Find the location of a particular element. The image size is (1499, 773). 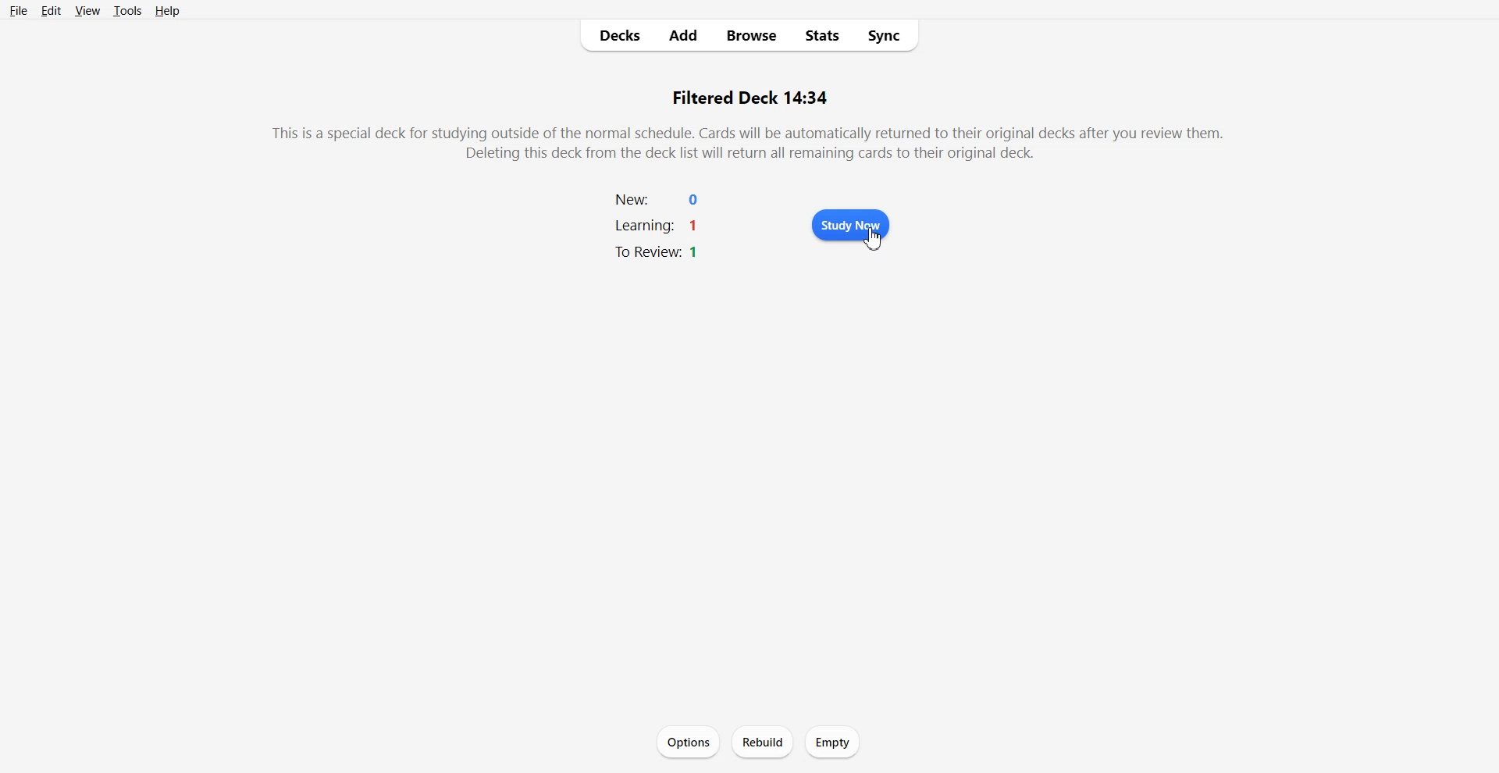

learning: 1 is located at coordinates (658, 225).